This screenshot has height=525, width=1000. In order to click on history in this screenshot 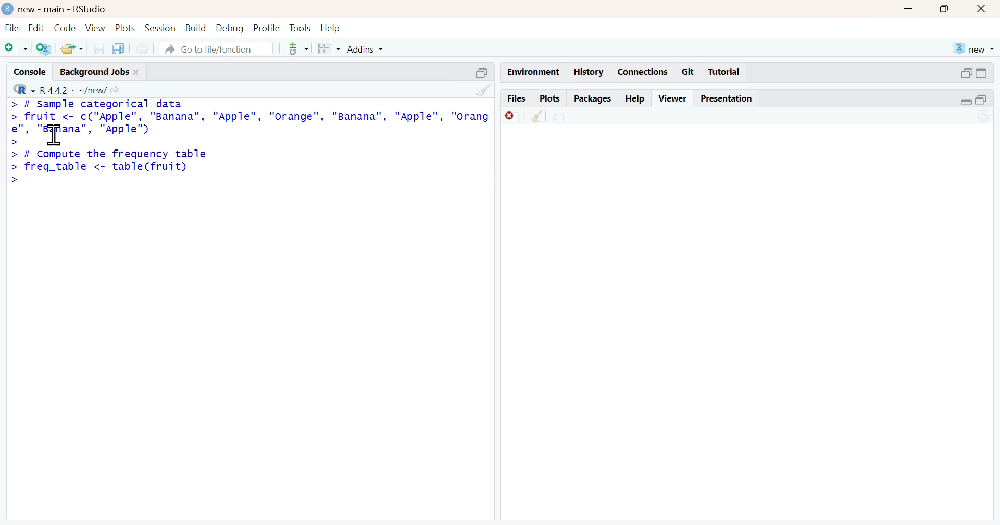, I will do `click(588, 72)`.